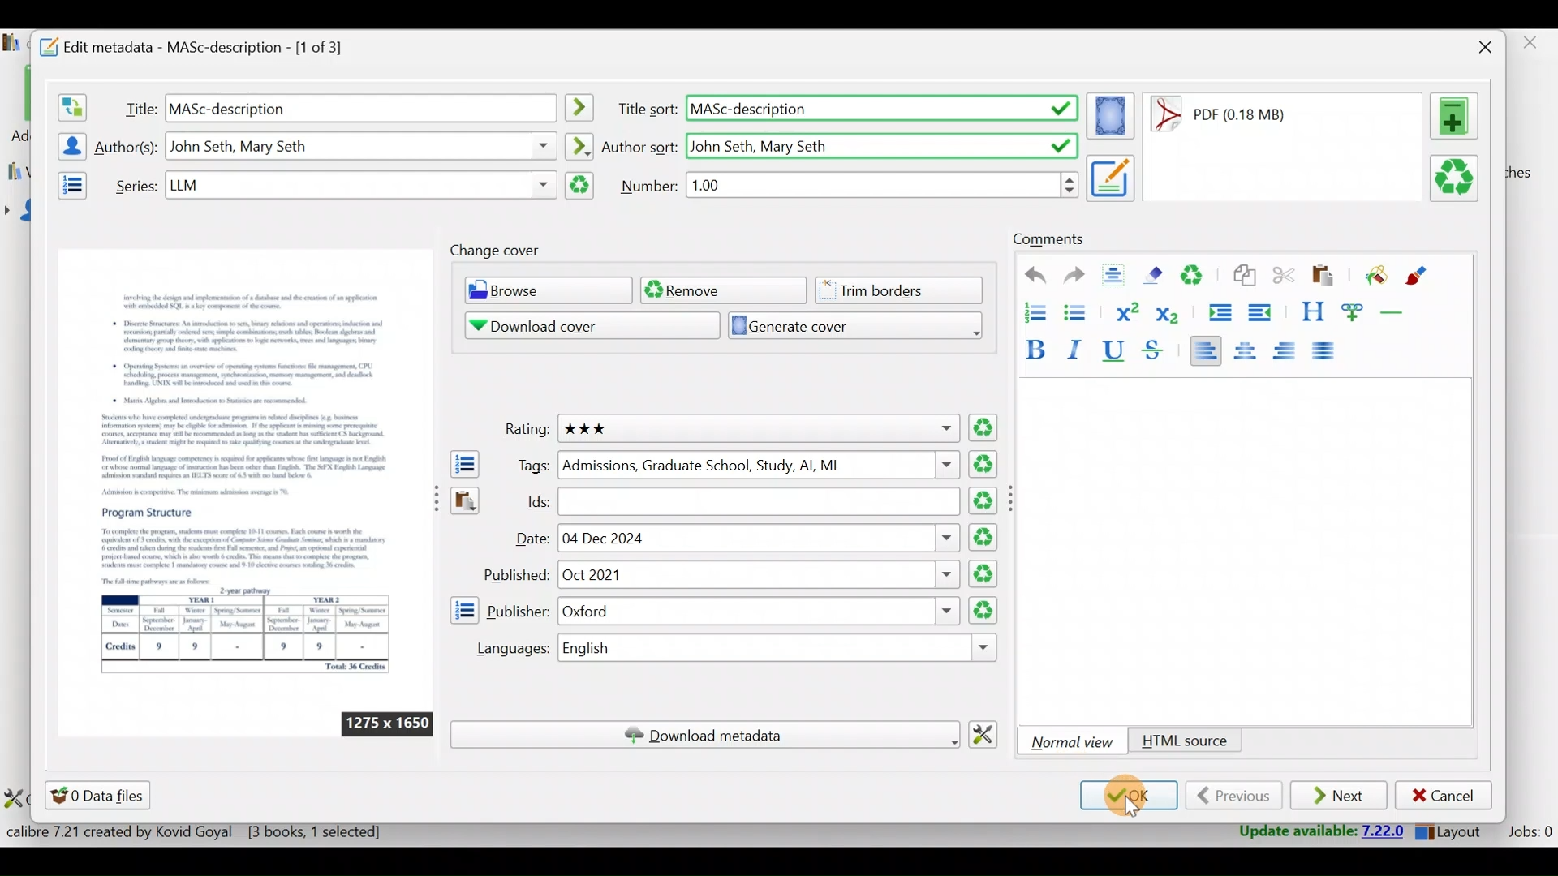 The image size is (1558, 876). What do you see at coordinates (359, 185) in the screenshot?
I see `` at bounding box center [359, 185].